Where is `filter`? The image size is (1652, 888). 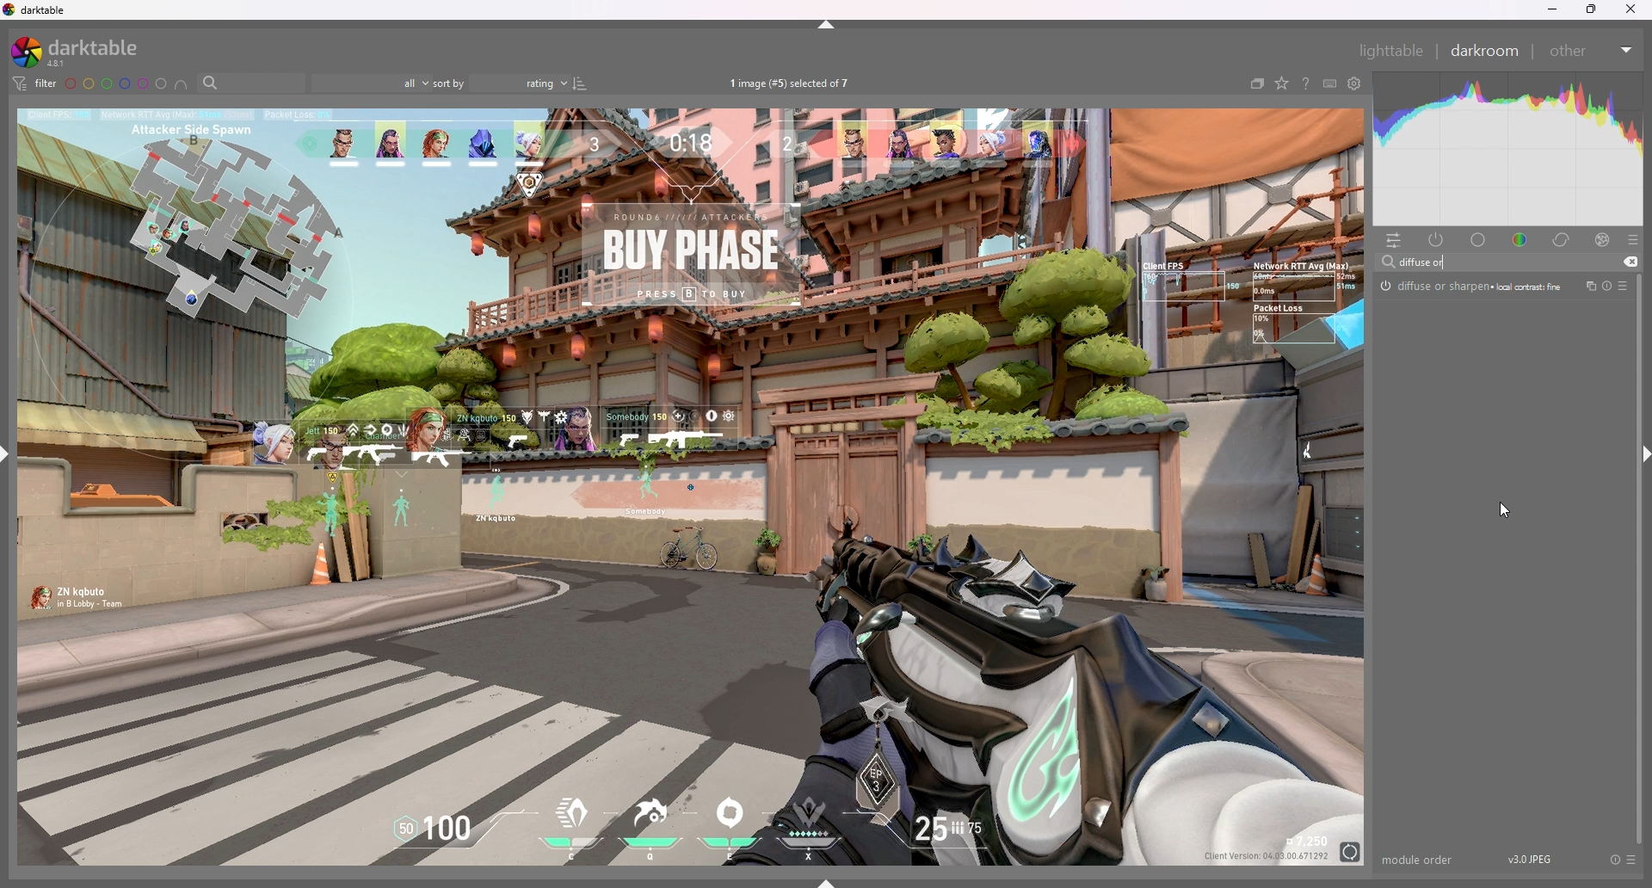 filter is located at coordinates (34, 83).